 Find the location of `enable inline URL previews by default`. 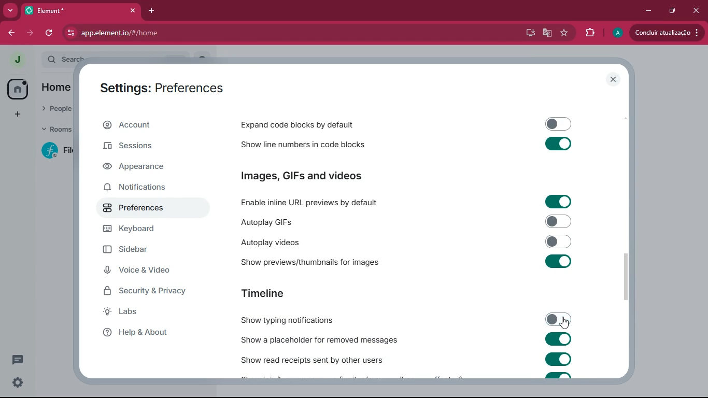

enable inline URL previews by default is located at coordinates (312, 201).